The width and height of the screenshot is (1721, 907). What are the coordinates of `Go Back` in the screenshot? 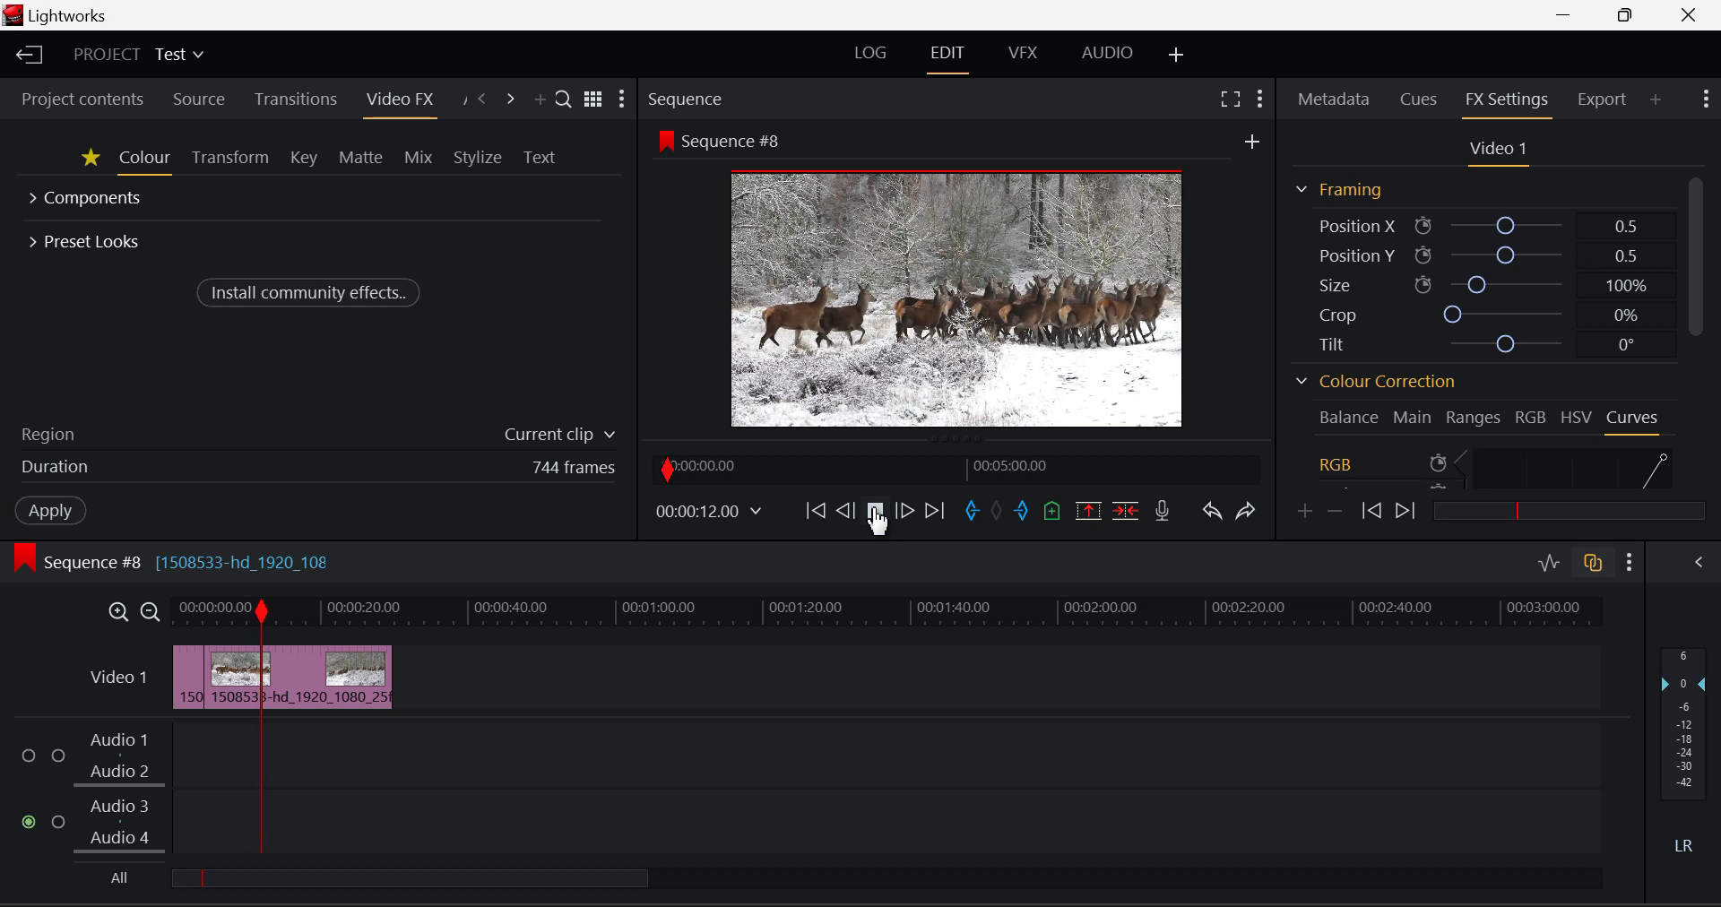 It's located at (845, 509).